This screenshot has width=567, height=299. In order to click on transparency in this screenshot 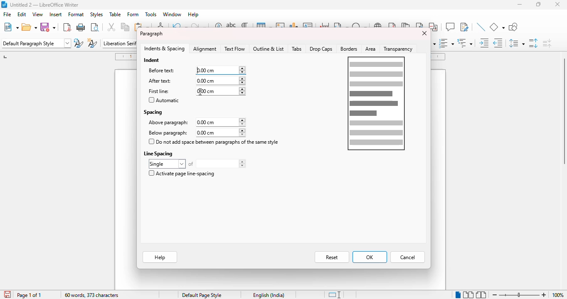, I will do `click(399, 49)`.